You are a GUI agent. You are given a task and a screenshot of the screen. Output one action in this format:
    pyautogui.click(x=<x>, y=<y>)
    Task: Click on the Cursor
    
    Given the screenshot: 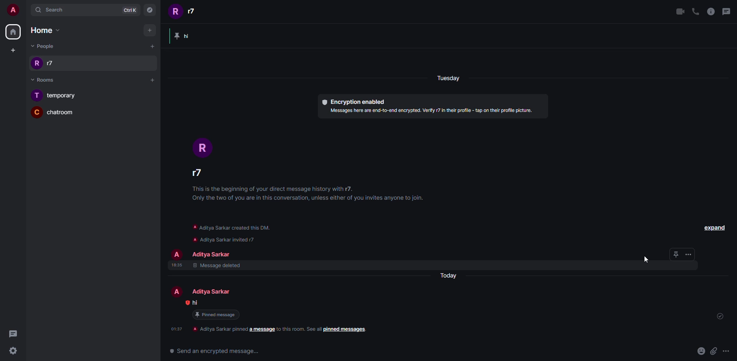 What is the action you would take?
    pyautogui.click(x=647, y=258)
    